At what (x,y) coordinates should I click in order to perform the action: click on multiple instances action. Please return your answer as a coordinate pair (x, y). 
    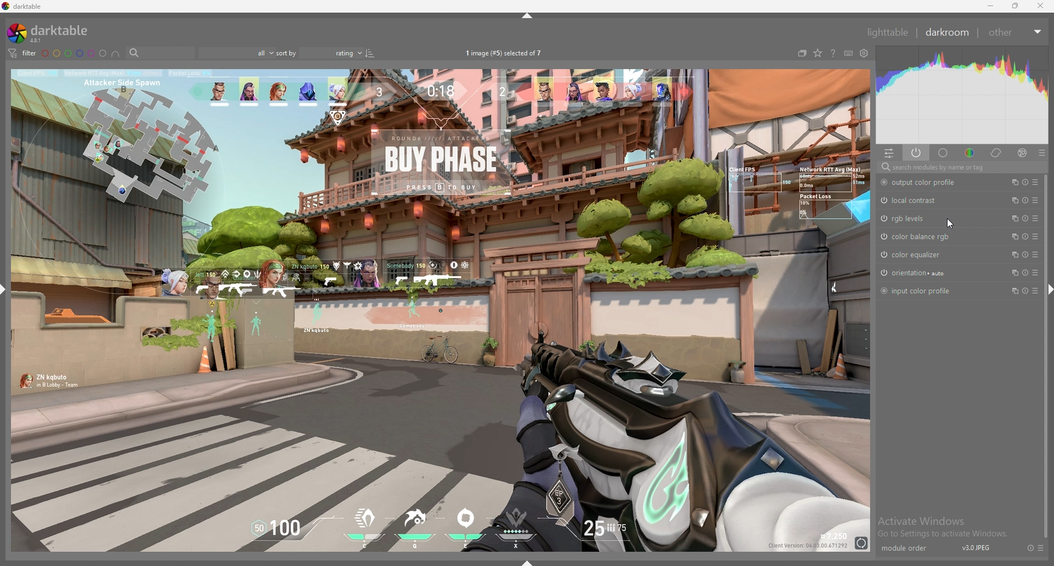
    Looking at the image, I should click on (1012, 254).